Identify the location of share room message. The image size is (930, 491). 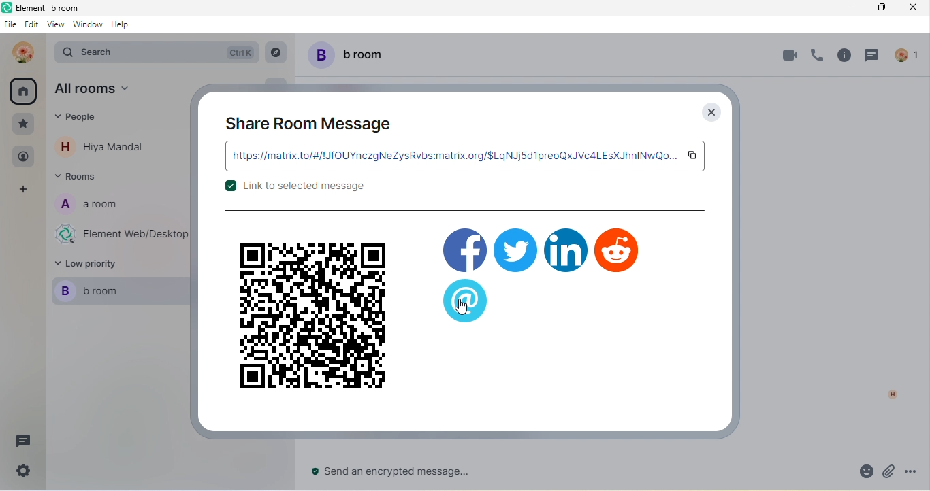
(310, 123).